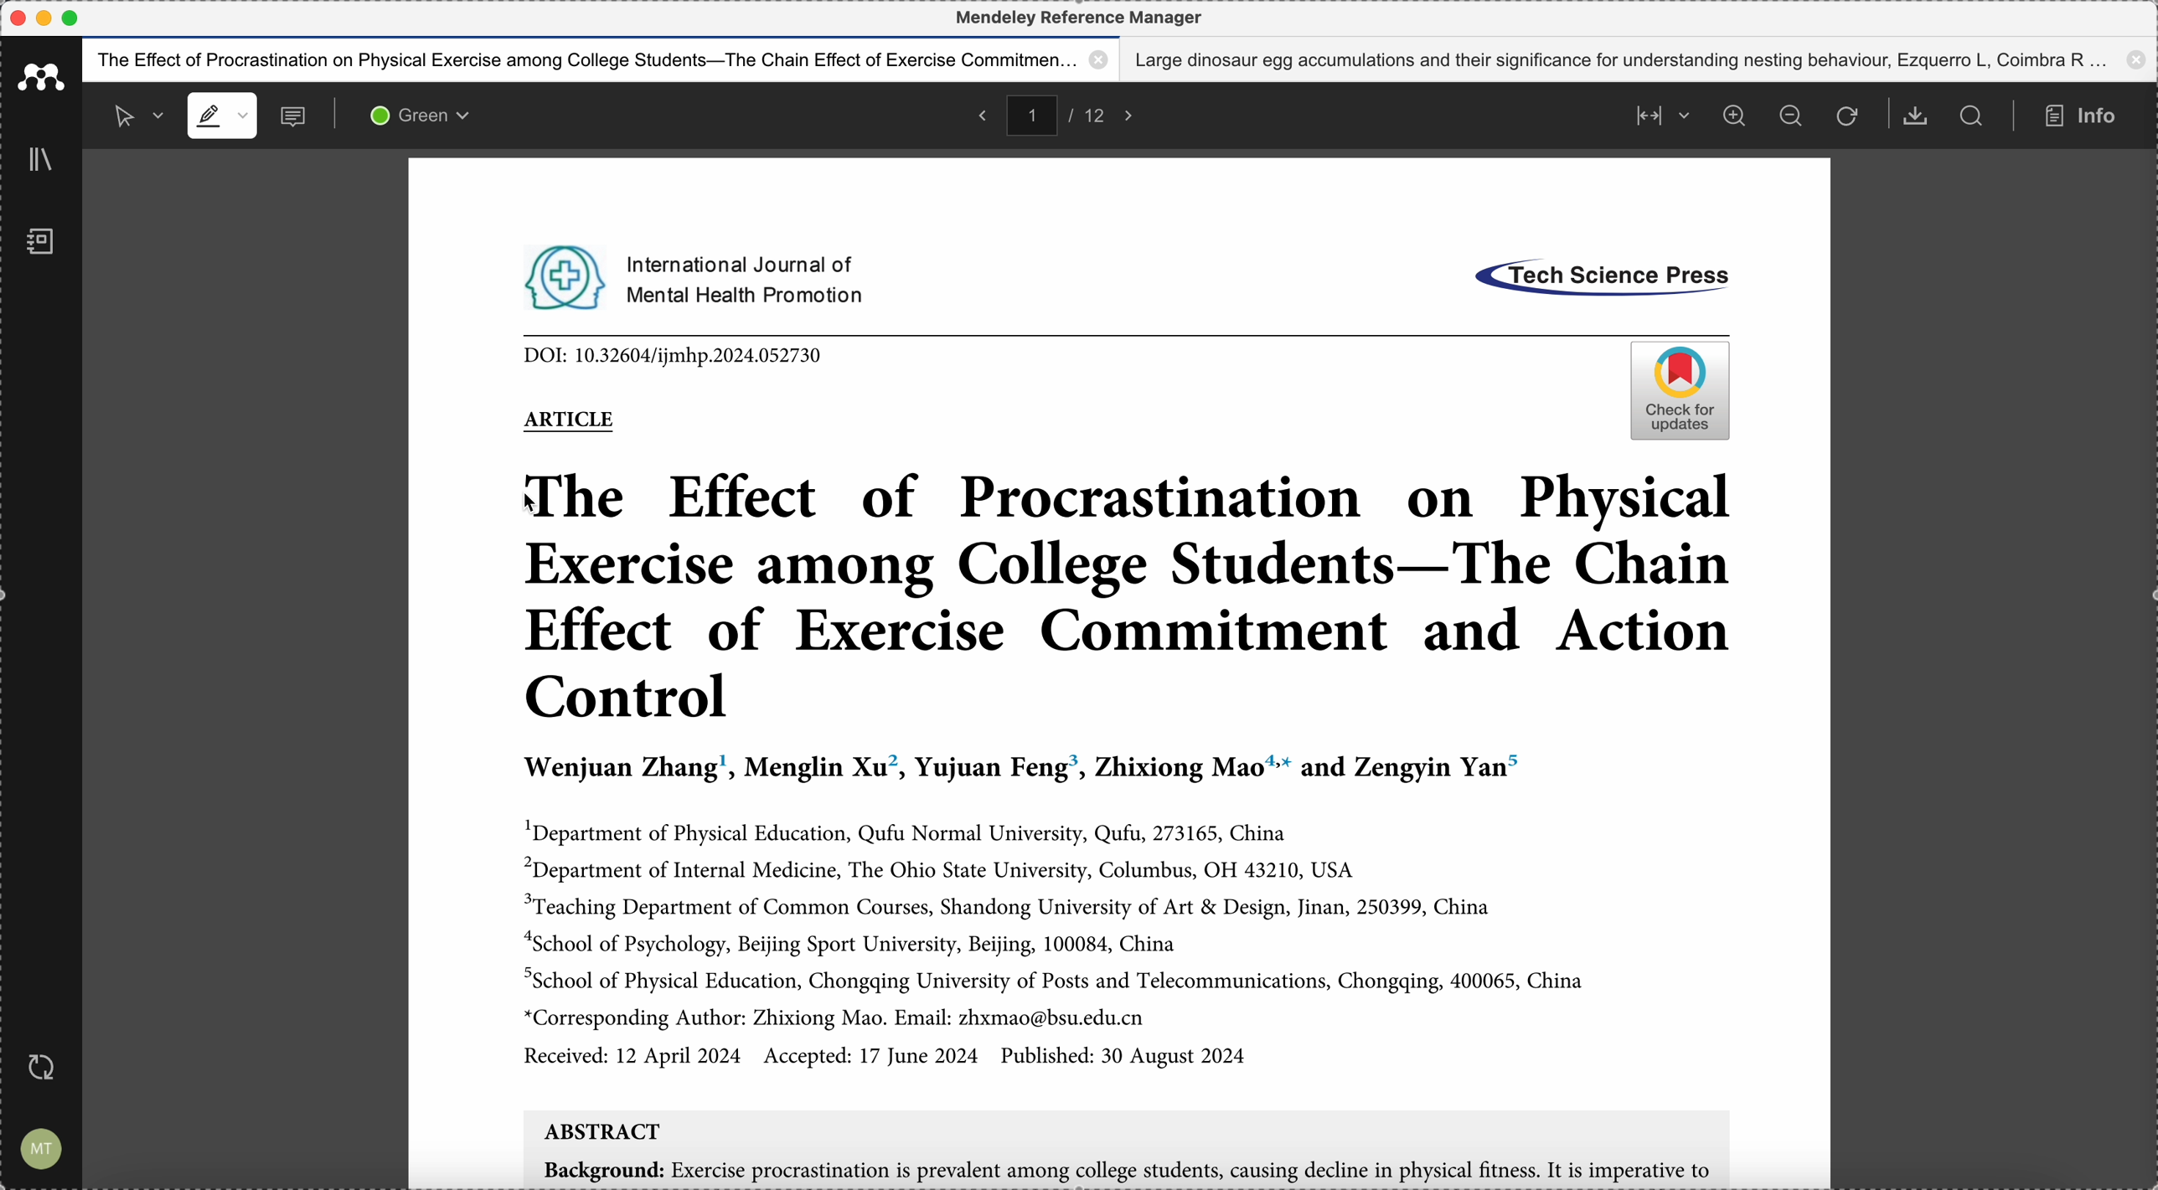 The image size is (2158, 1190). I want to click on Mendeley reference manager, so click(1079, 18).